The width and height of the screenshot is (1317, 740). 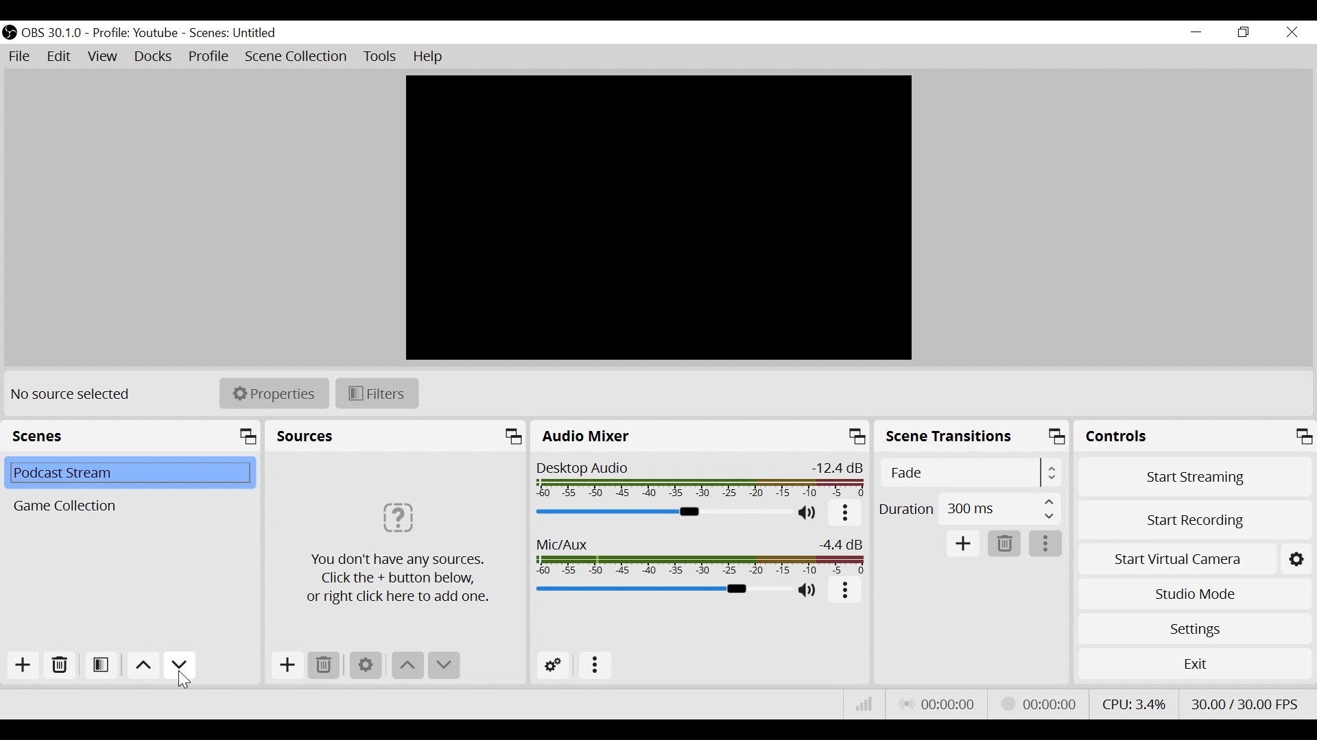 What do you see at coordinates (406, 666) in the screenshot?
I see `move up` at bounding box center [406, 666].